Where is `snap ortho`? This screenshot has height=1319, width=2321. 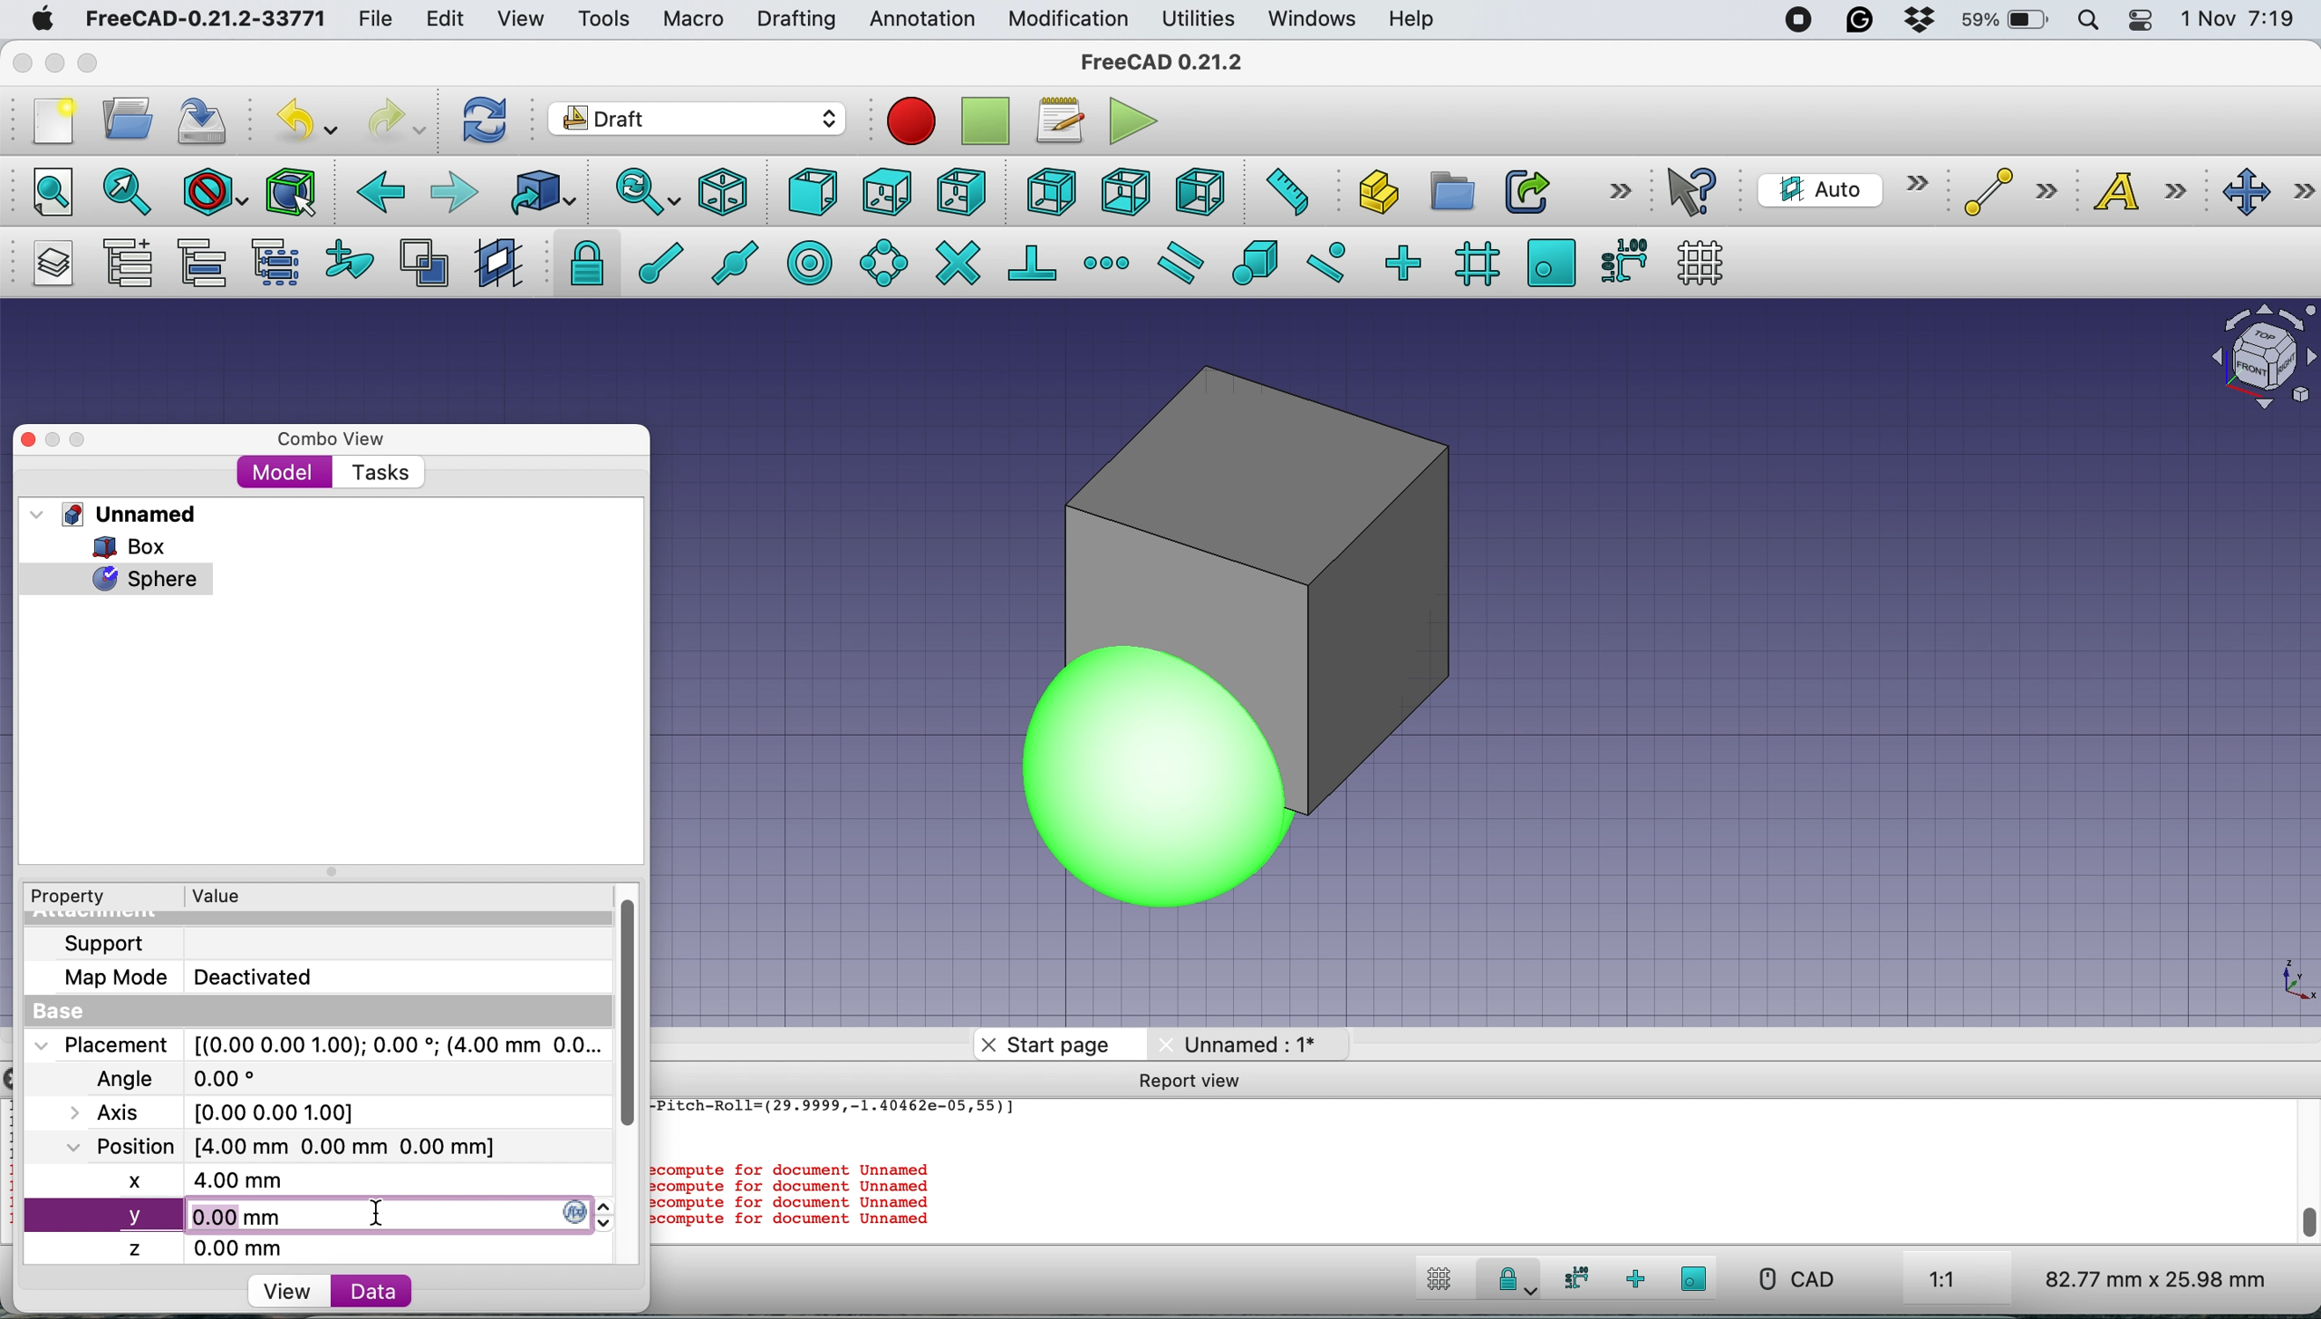 snap ortho is located at coordinates (1638, 1279).